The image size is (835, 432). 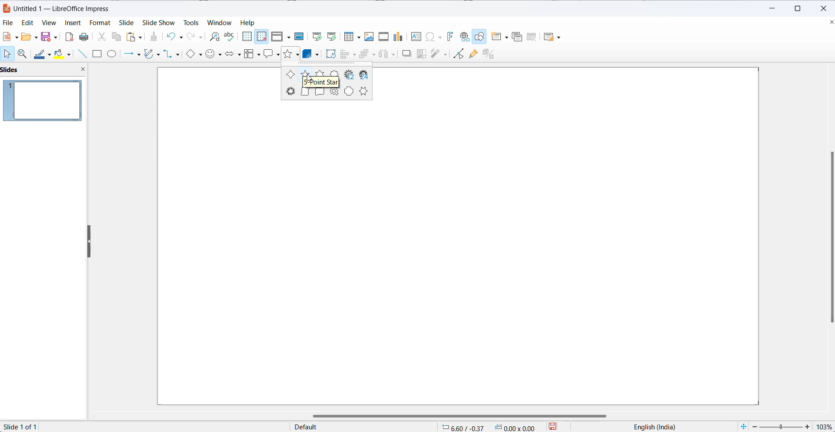 I want to click on align, so click(x=348, y=55).